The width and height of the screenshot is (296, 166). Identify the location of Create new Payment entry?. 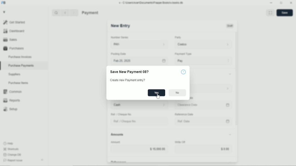
(127, 80).